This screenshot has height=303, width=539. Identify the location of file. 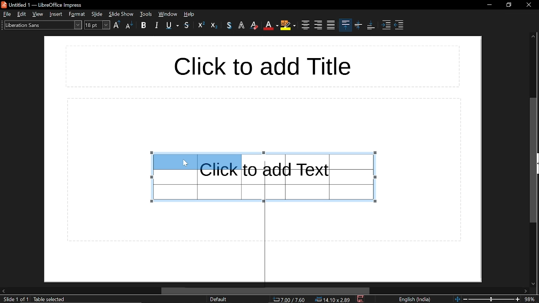
(6, 14).